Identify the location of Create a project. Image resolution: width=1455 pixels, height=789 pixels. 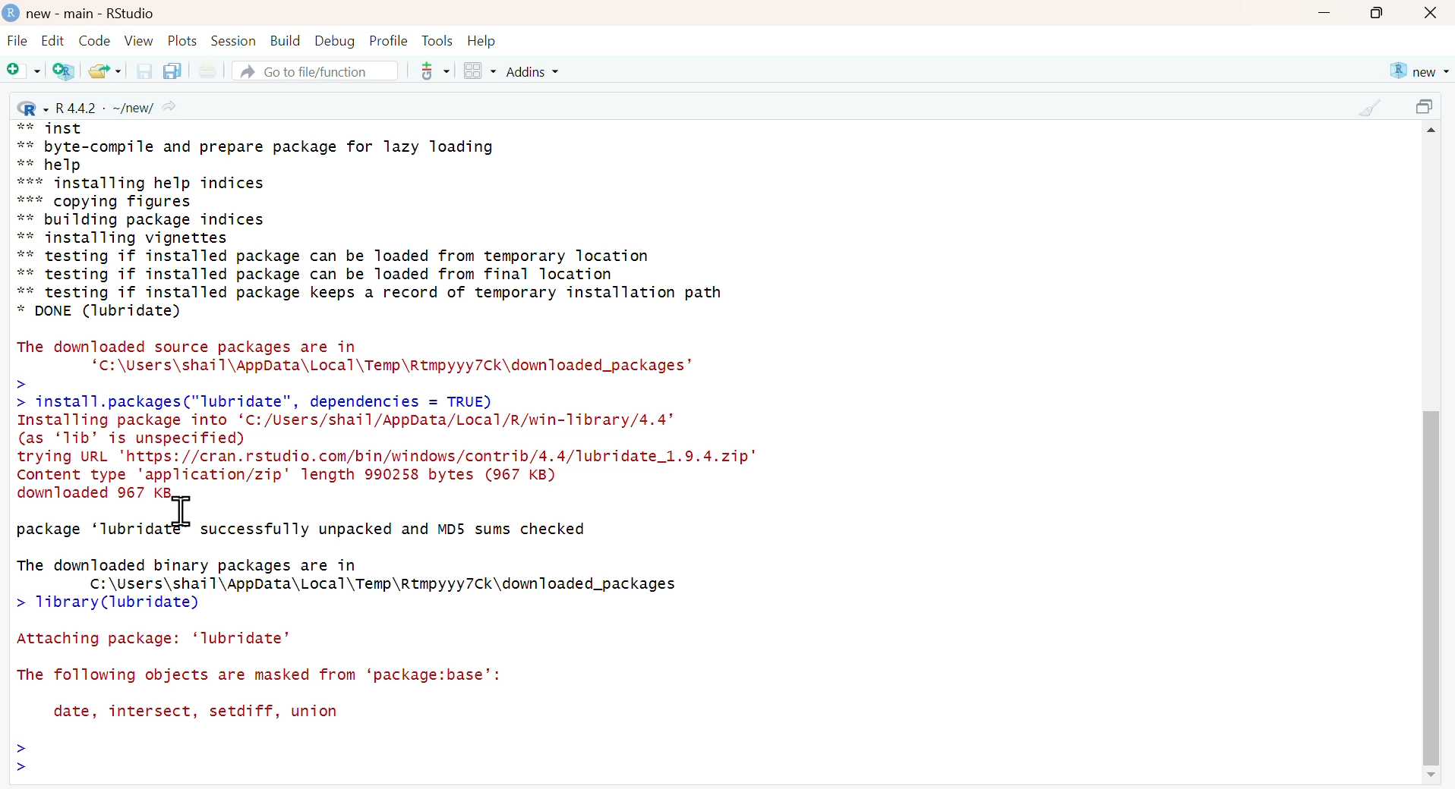
(65, 71).